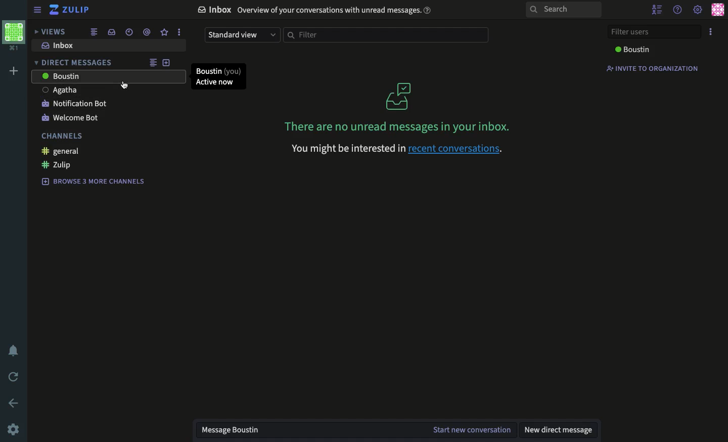 The image size is (728, 442). What do you see at coordinates (14, 69) in the screenshot?
I see `add workspace` at bounding box center [14, 69].